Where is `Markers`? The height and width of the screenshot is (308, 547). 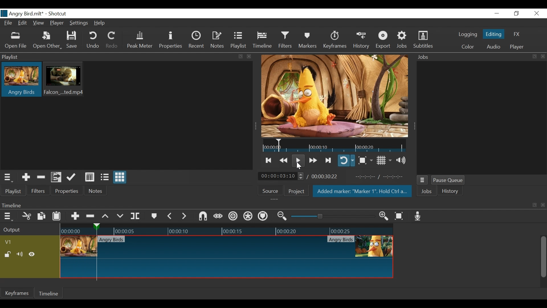 Markers is located at coordinates (154, 216).